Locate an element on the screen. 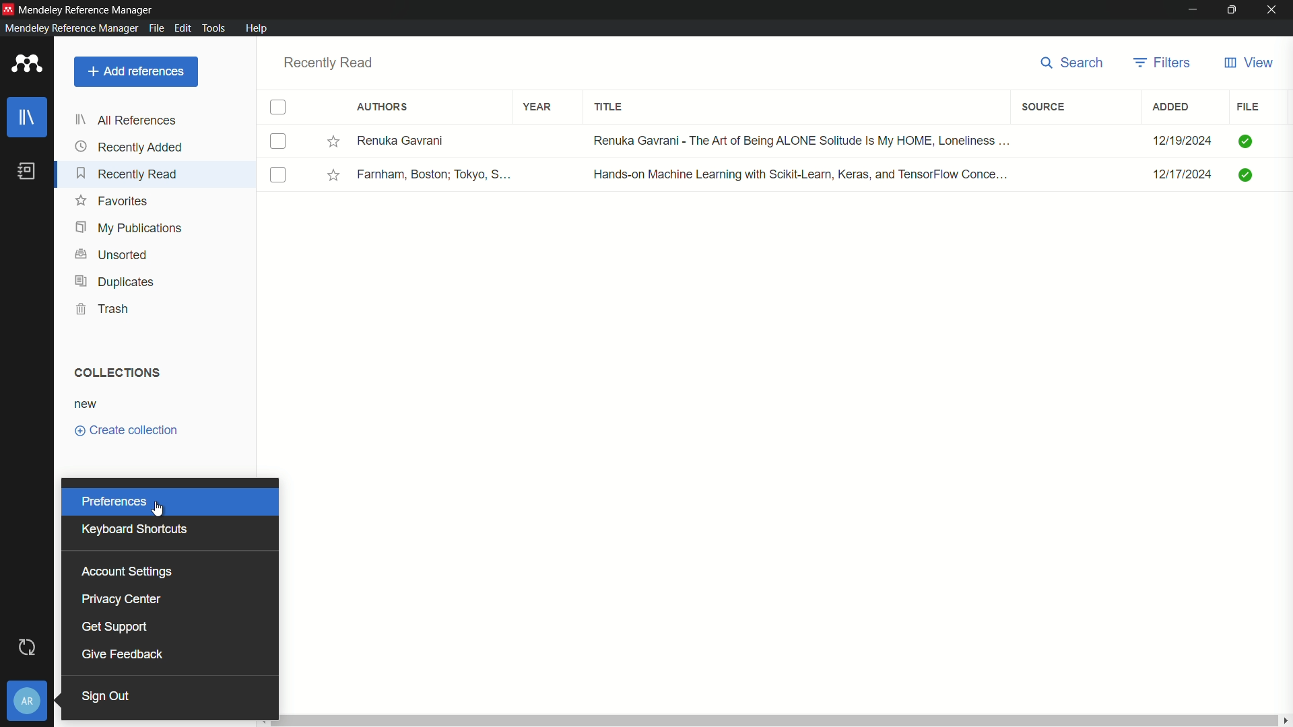 This screenshot has height=727, width=1293. help menu is located at coordinates (256, 28).